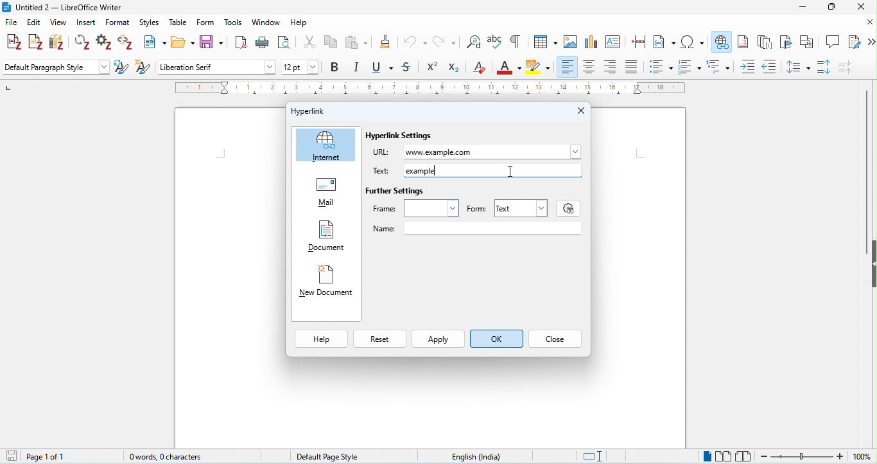 This screenshot has height=464, width=877. What do you see at coordinates (444, 42) in the screenshot?
I see `redo` at bounding box center [444, 42].